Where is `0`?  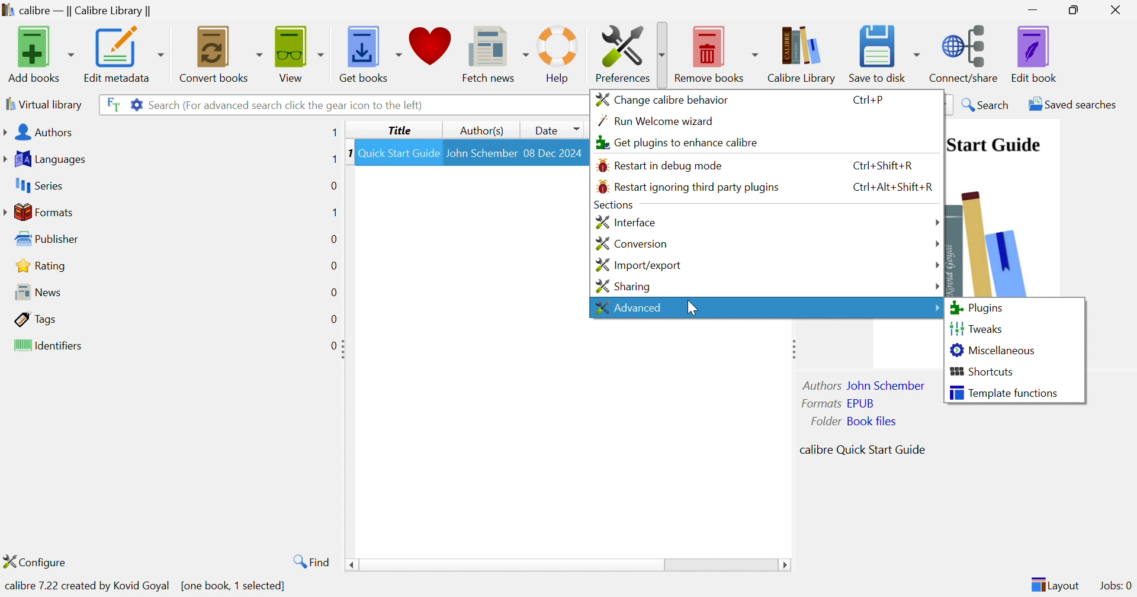 0 is located at coordinates (333, 266).